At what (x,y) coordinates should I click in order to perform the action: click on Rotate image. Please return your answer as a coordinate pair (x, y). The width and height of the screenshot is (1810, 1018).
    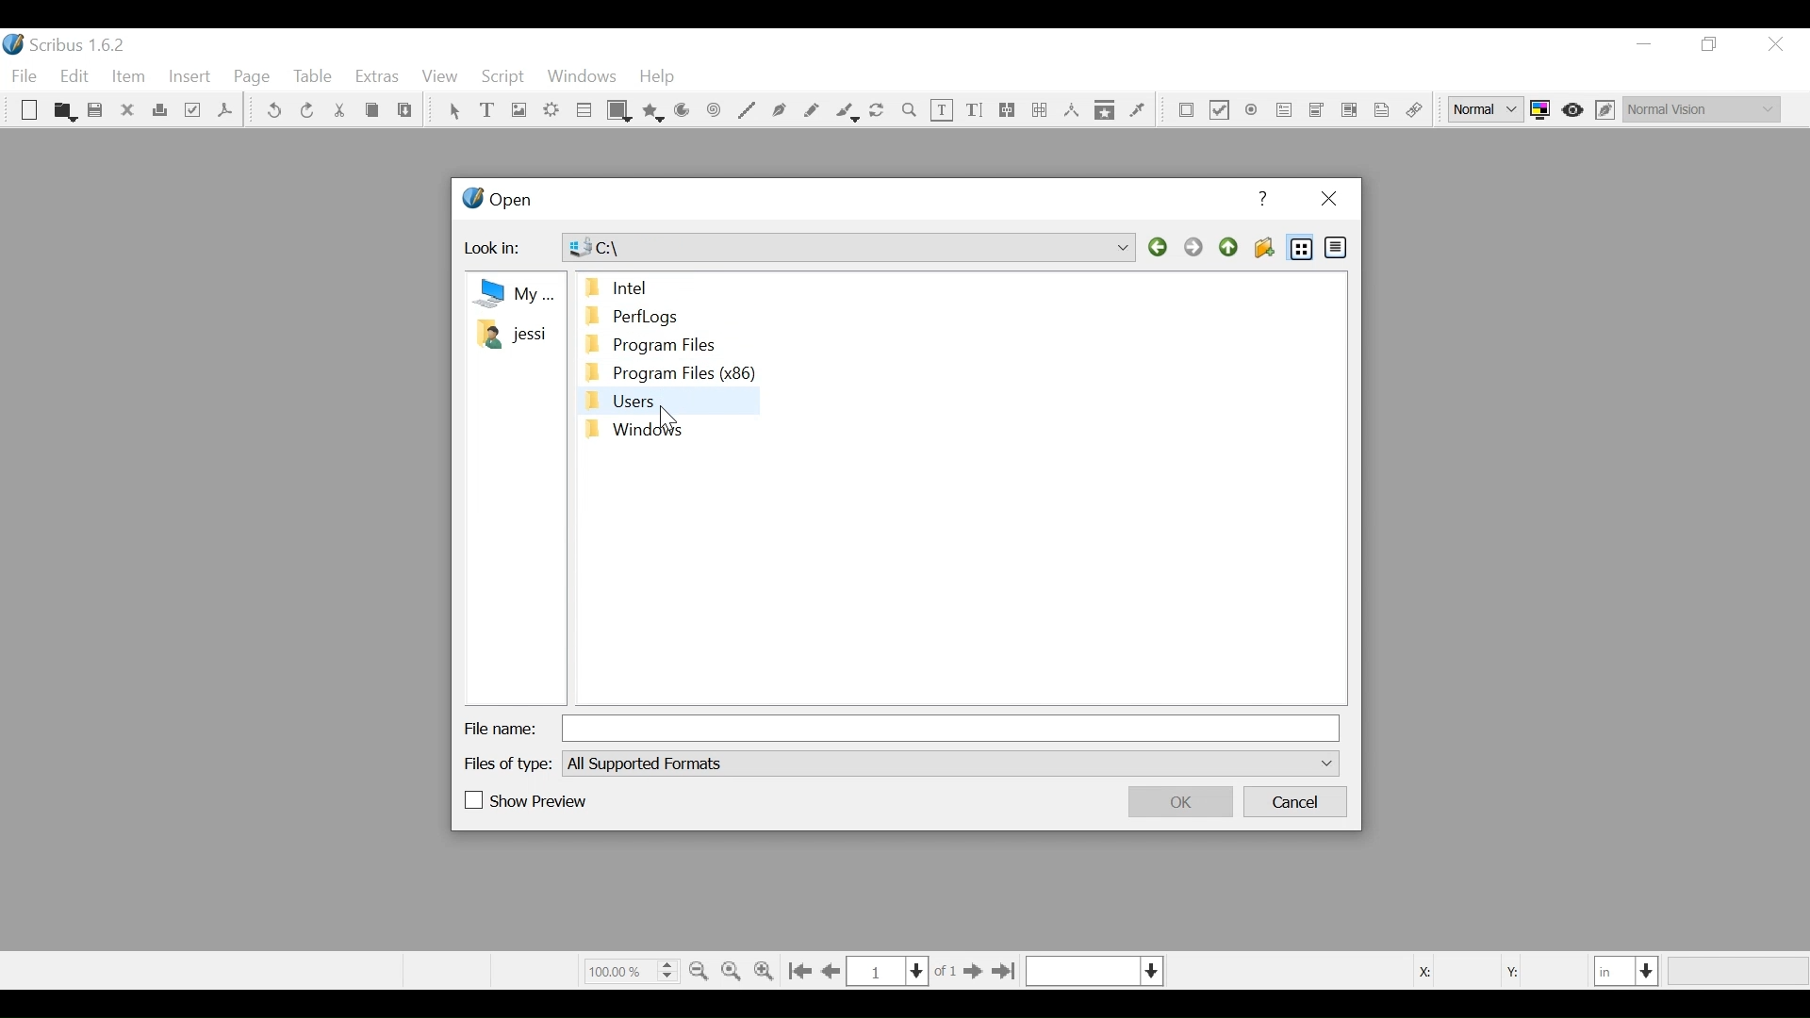
    Looking at the image, I should click on (879, 111).